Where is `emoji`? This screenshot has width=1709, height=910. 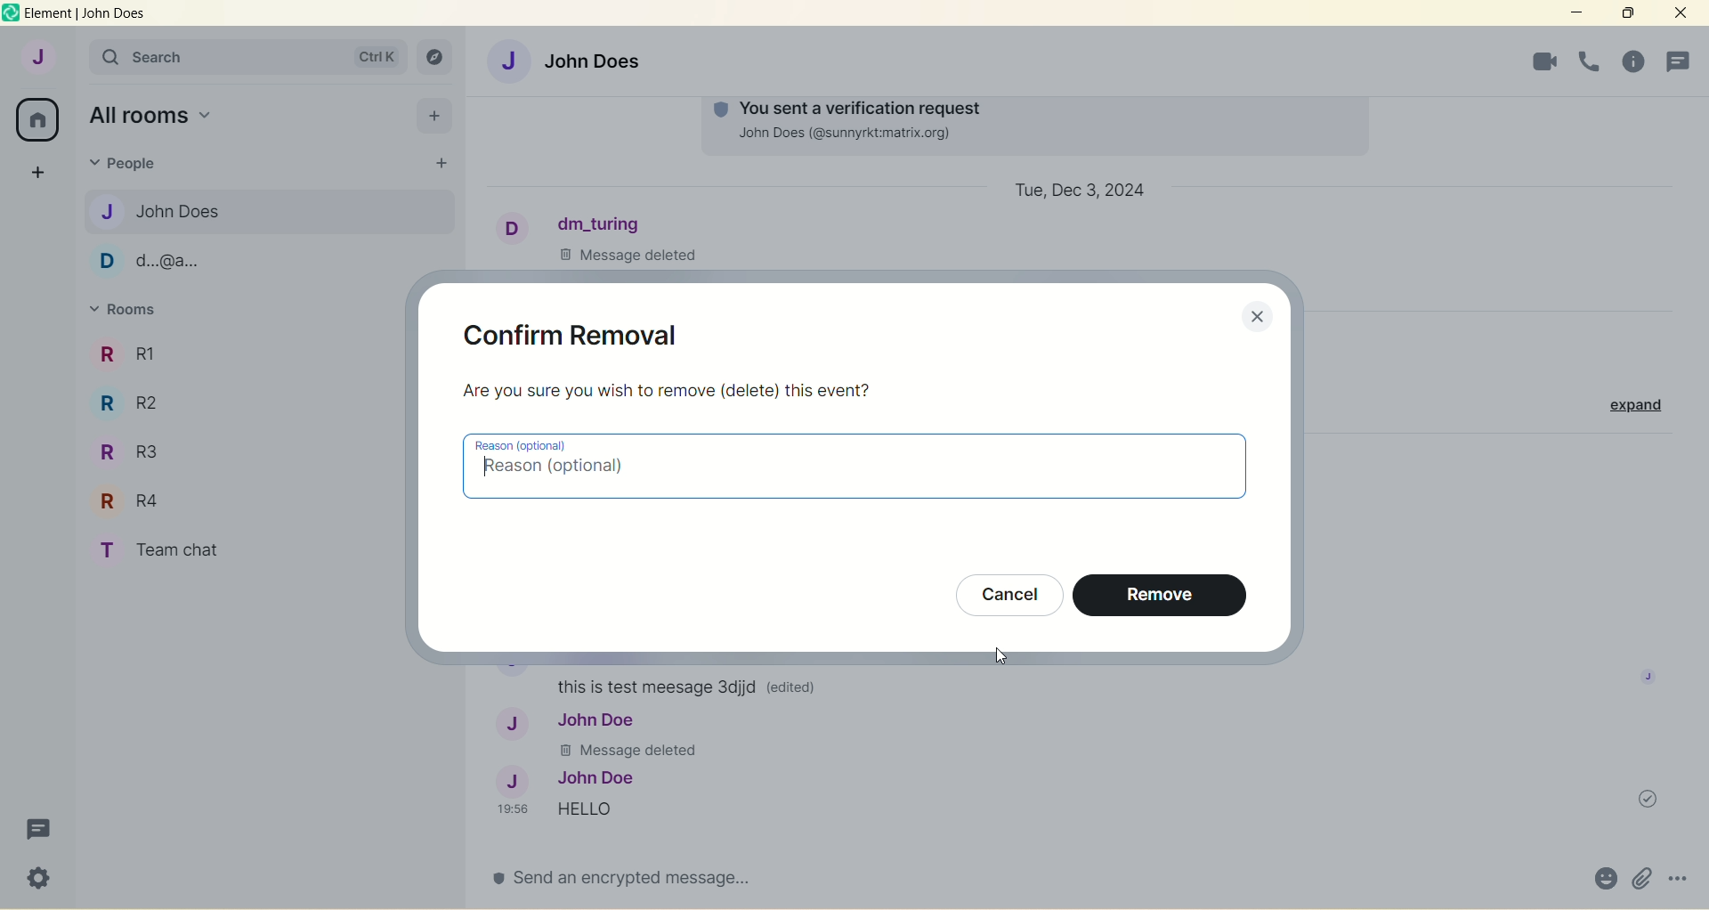
emoji is located at coordinates (1600, 878).